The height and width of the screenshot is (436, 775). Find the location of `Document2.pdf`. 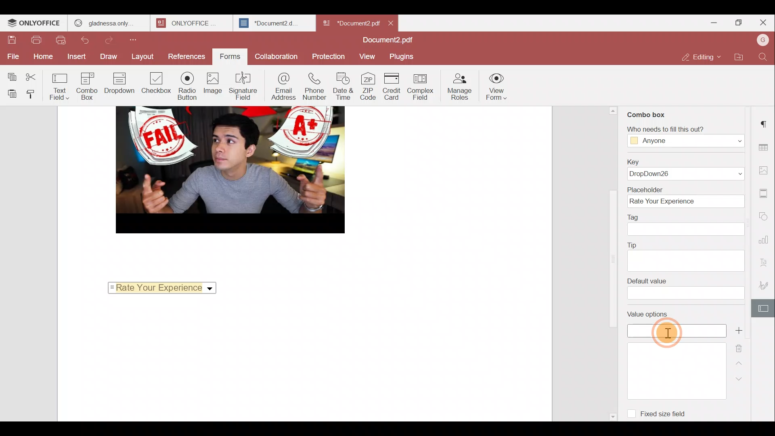

Document2.pdf is located at coordinates (387, 40).